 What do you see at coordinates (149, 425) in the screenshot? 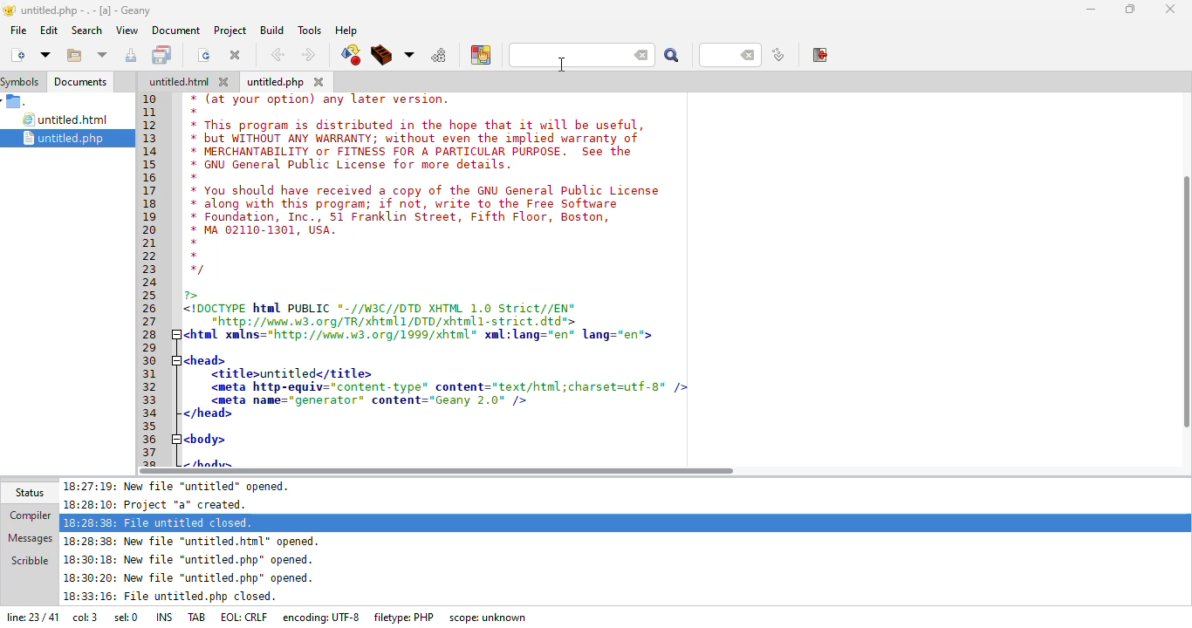
I see `35` at bounding box center [149, 425].